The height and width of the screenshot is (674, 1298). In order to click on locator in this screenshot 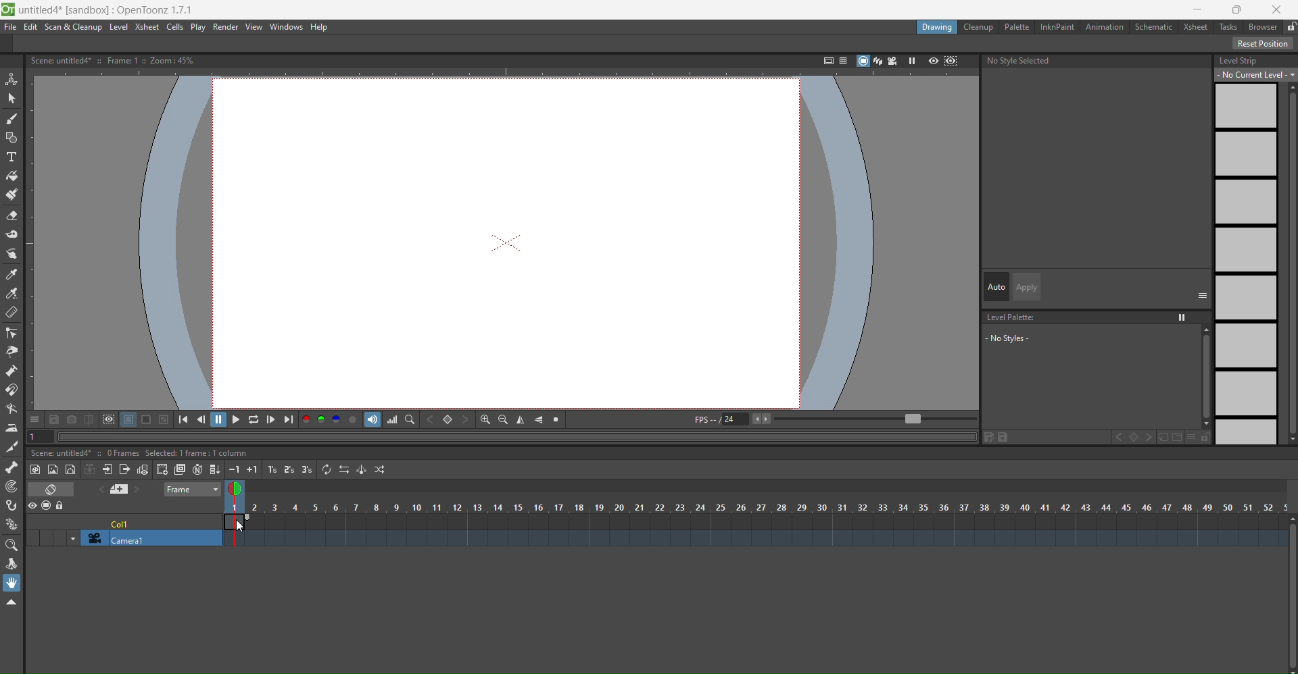, I will do `click(410, 419)`.